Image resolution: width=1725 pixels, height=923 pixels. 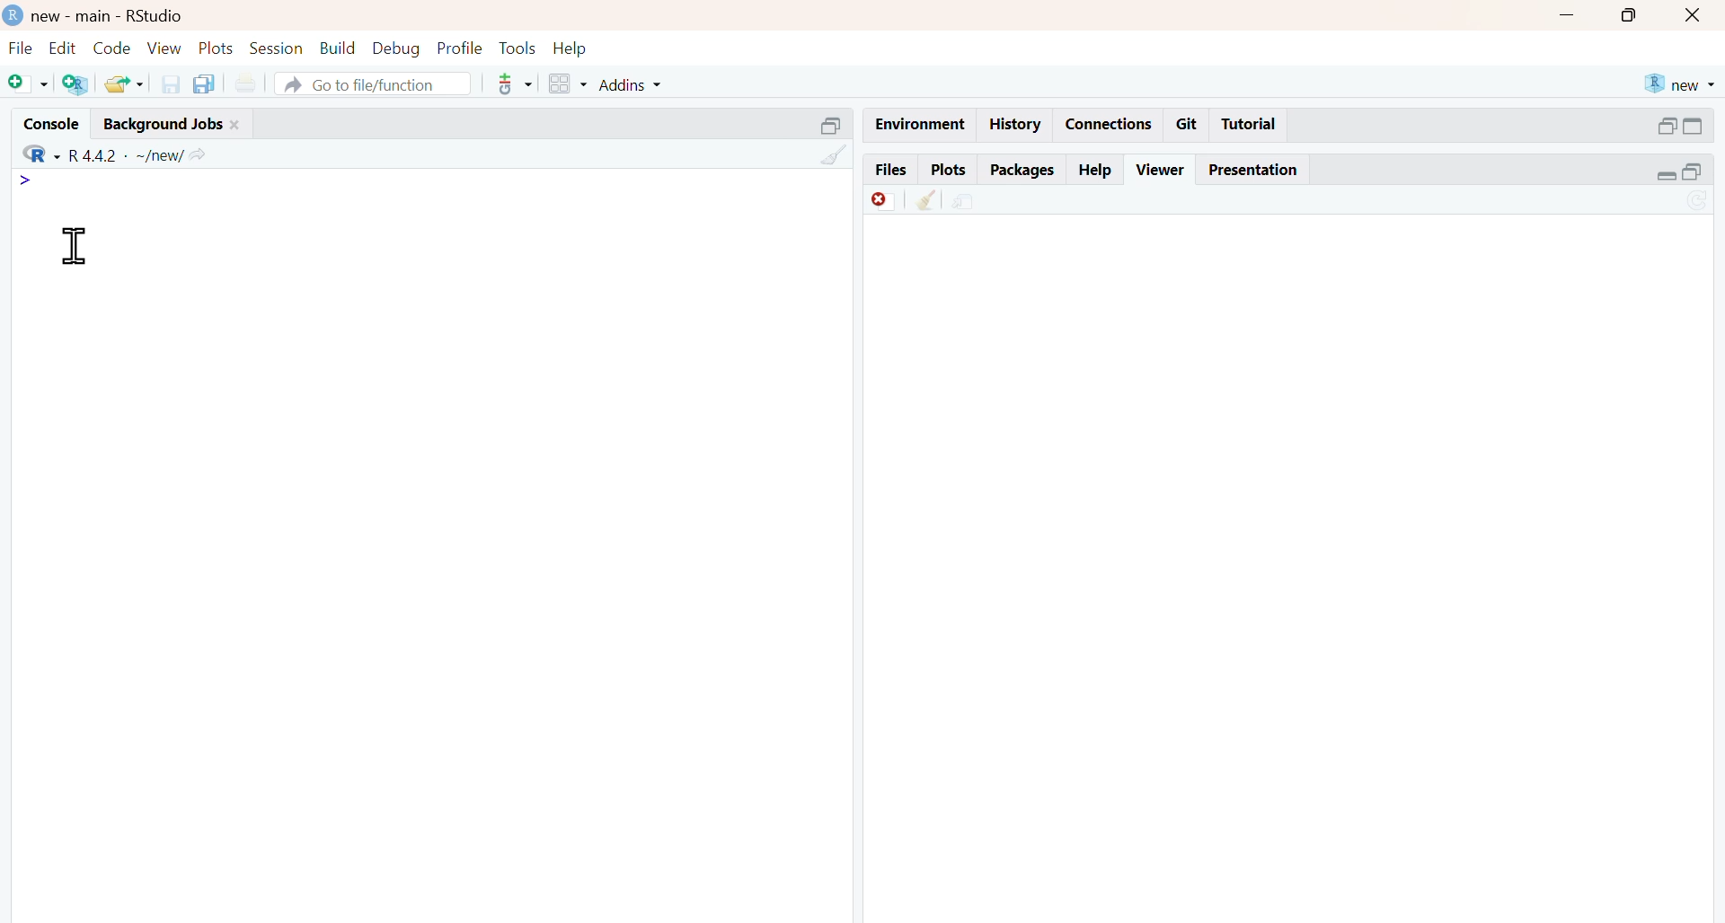 I want to click on history, so click(x=1016, y=125).